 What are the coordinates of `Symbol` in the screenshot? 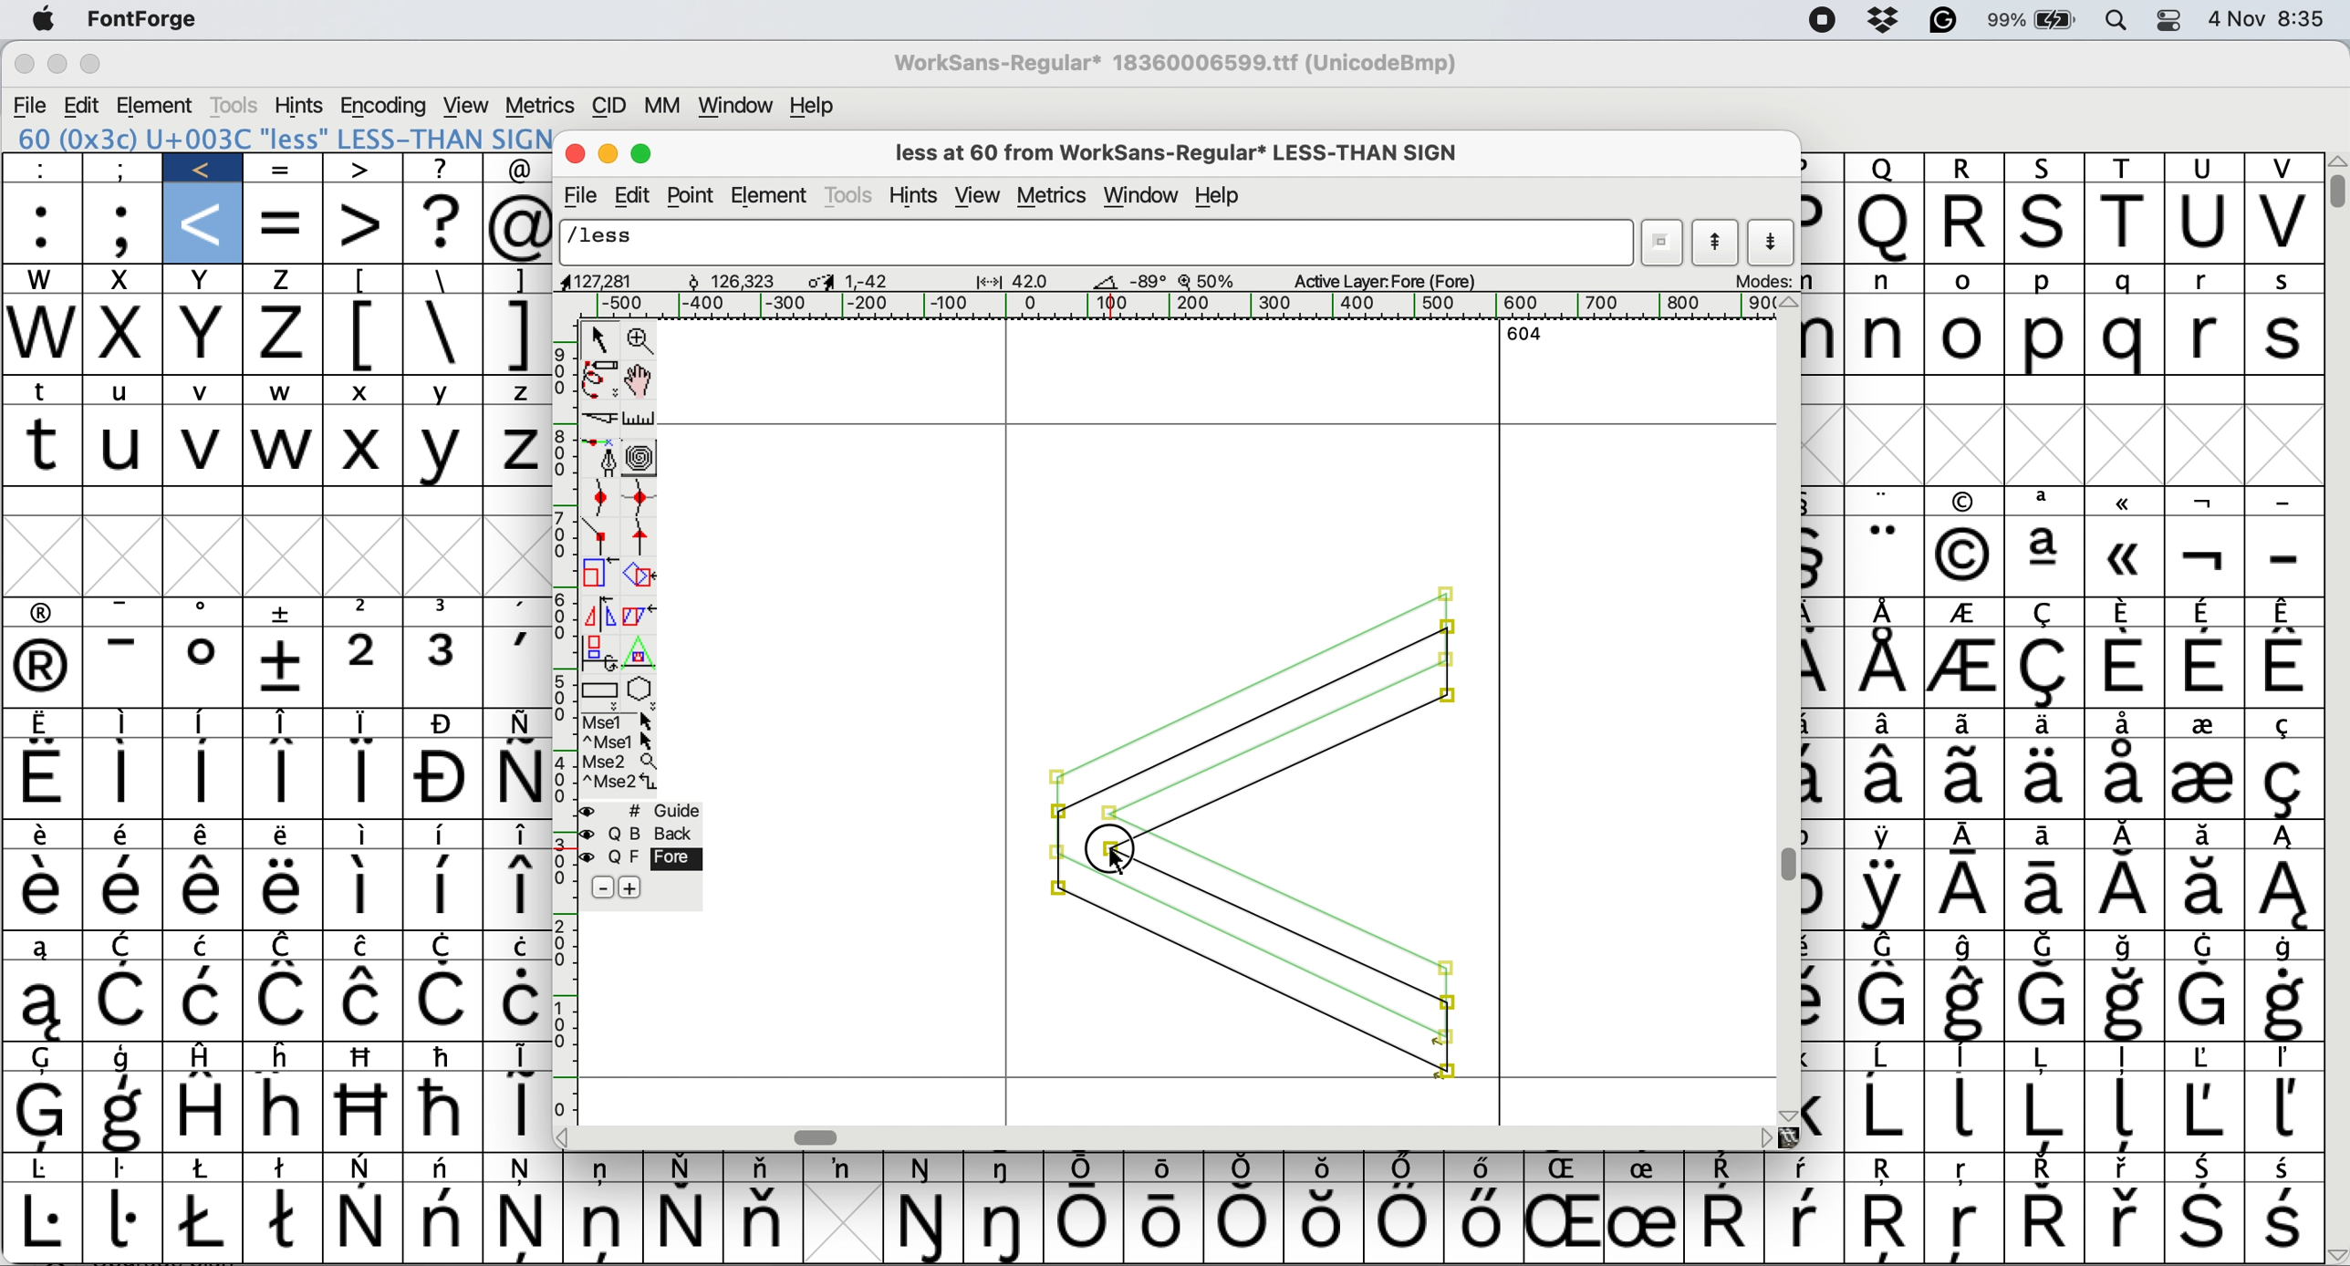 It's located at (450, 946).